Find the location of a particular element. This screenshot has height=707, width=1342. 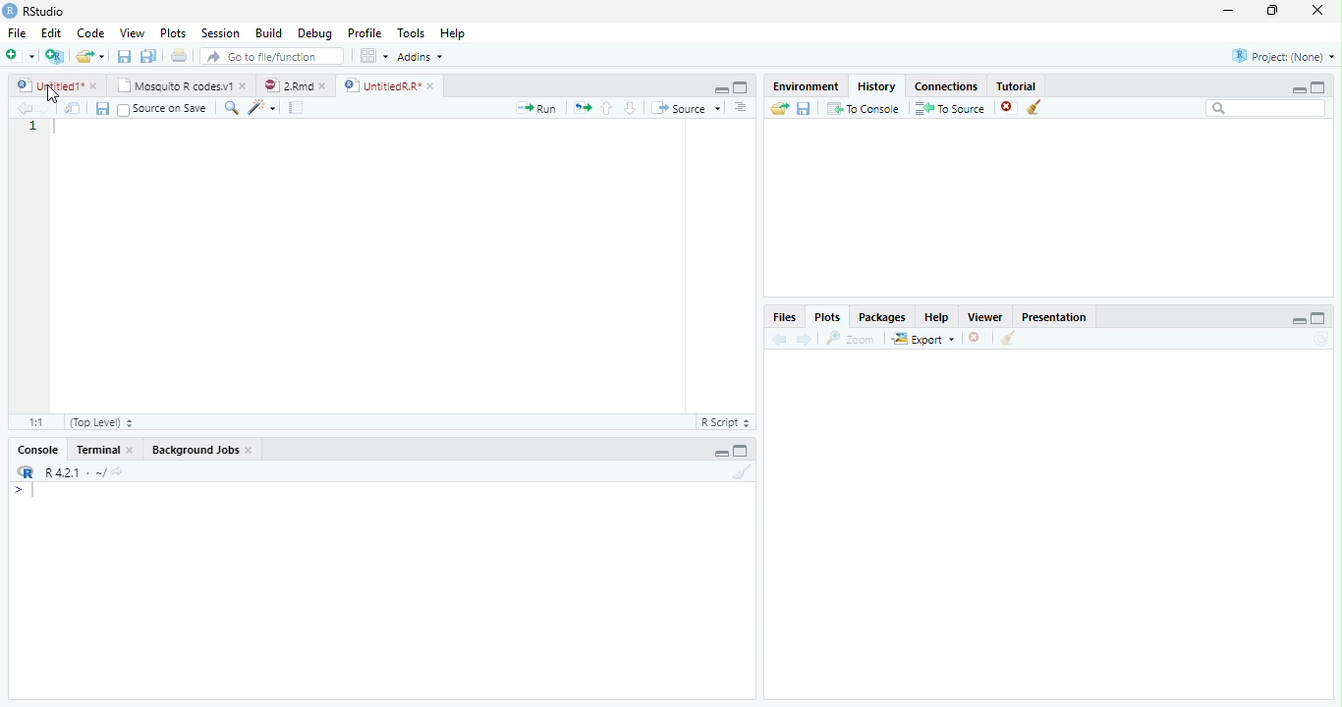

1:1 is located at coordinates (31, 425).